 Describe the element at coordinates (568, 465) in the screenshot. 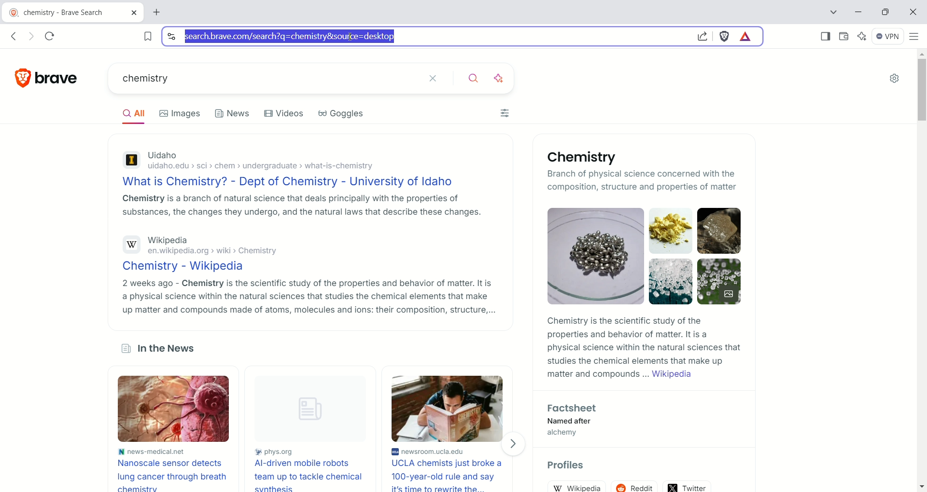

I see `profiles` at that location.